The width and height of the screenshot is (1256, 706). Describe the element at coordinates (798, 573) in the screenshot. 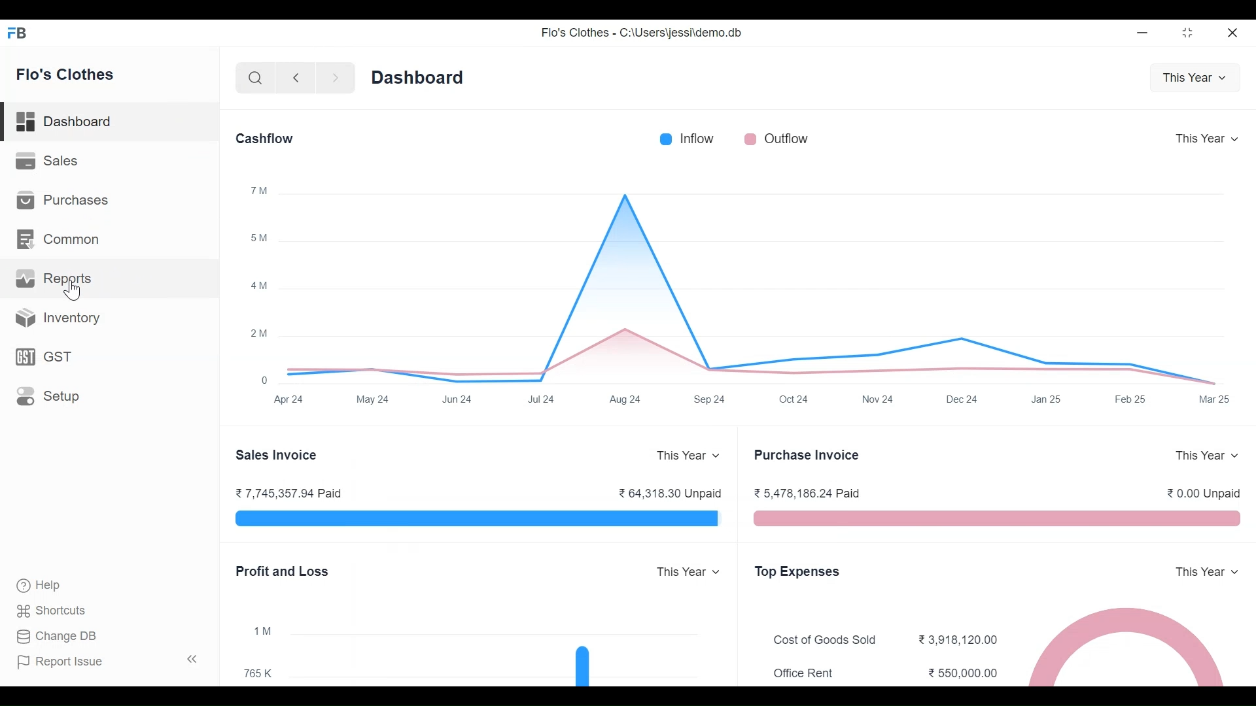

I see `Top Expenses` at that location.